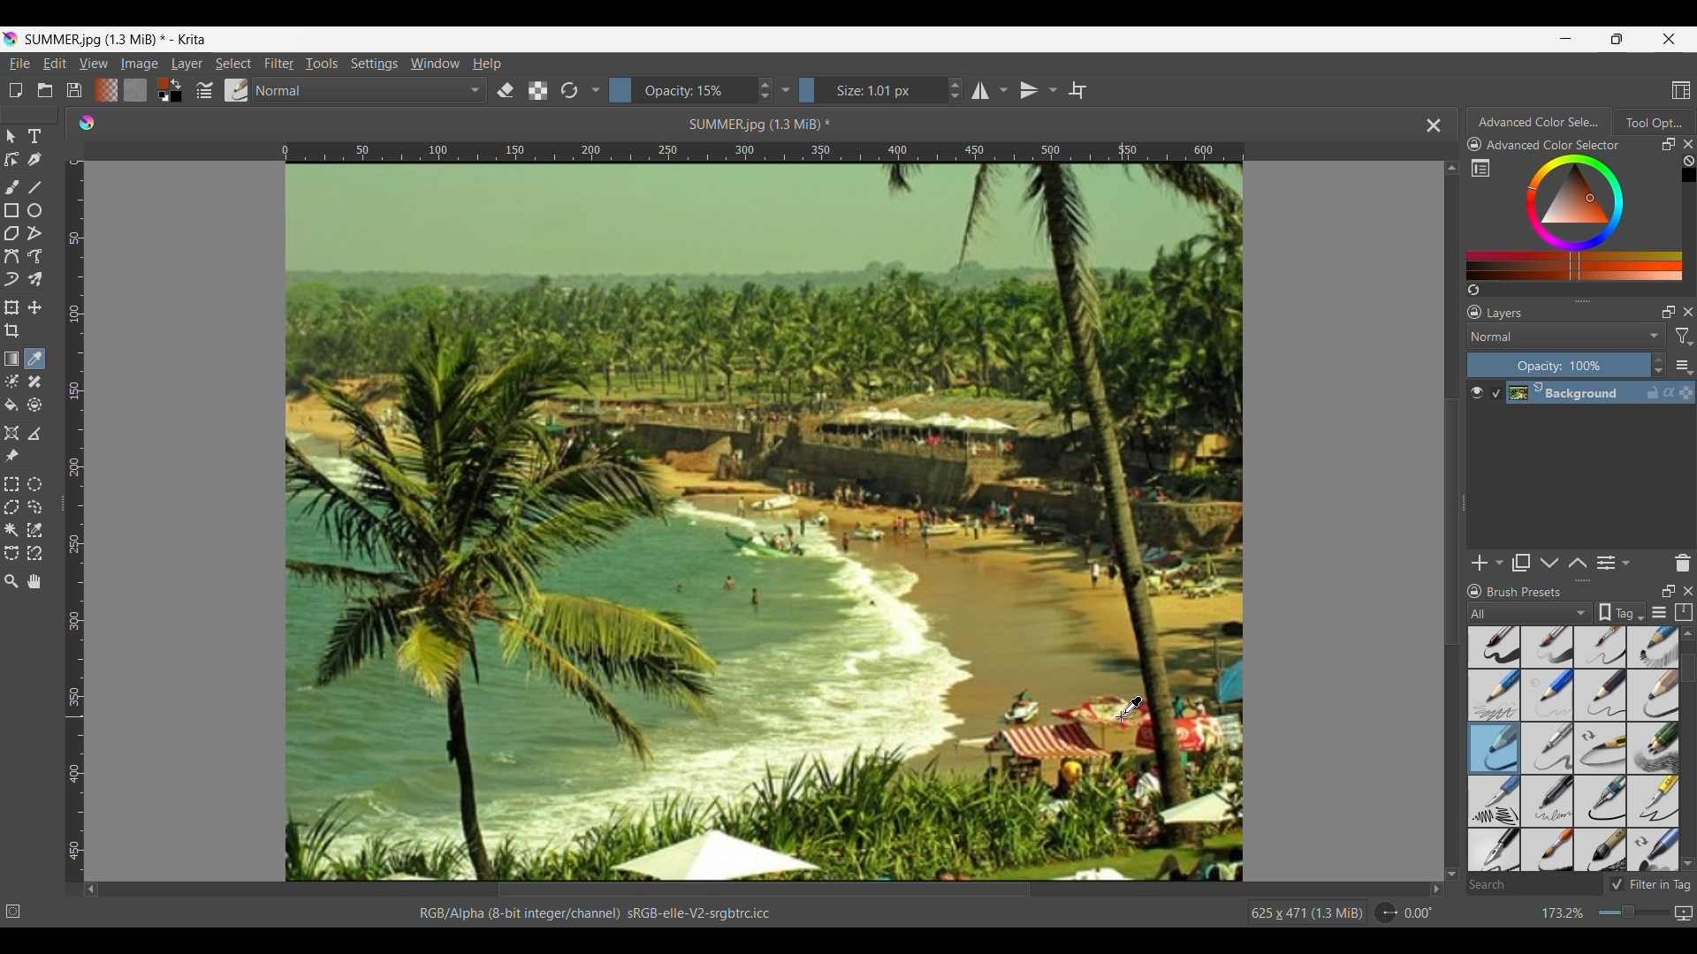 Image resolution: width=1697 pixels, height=954 pixels. What do you see at coordinates (871, 90) in the screenshot?
I see `Size: 1.01 px` at bounding box center [871, 90].